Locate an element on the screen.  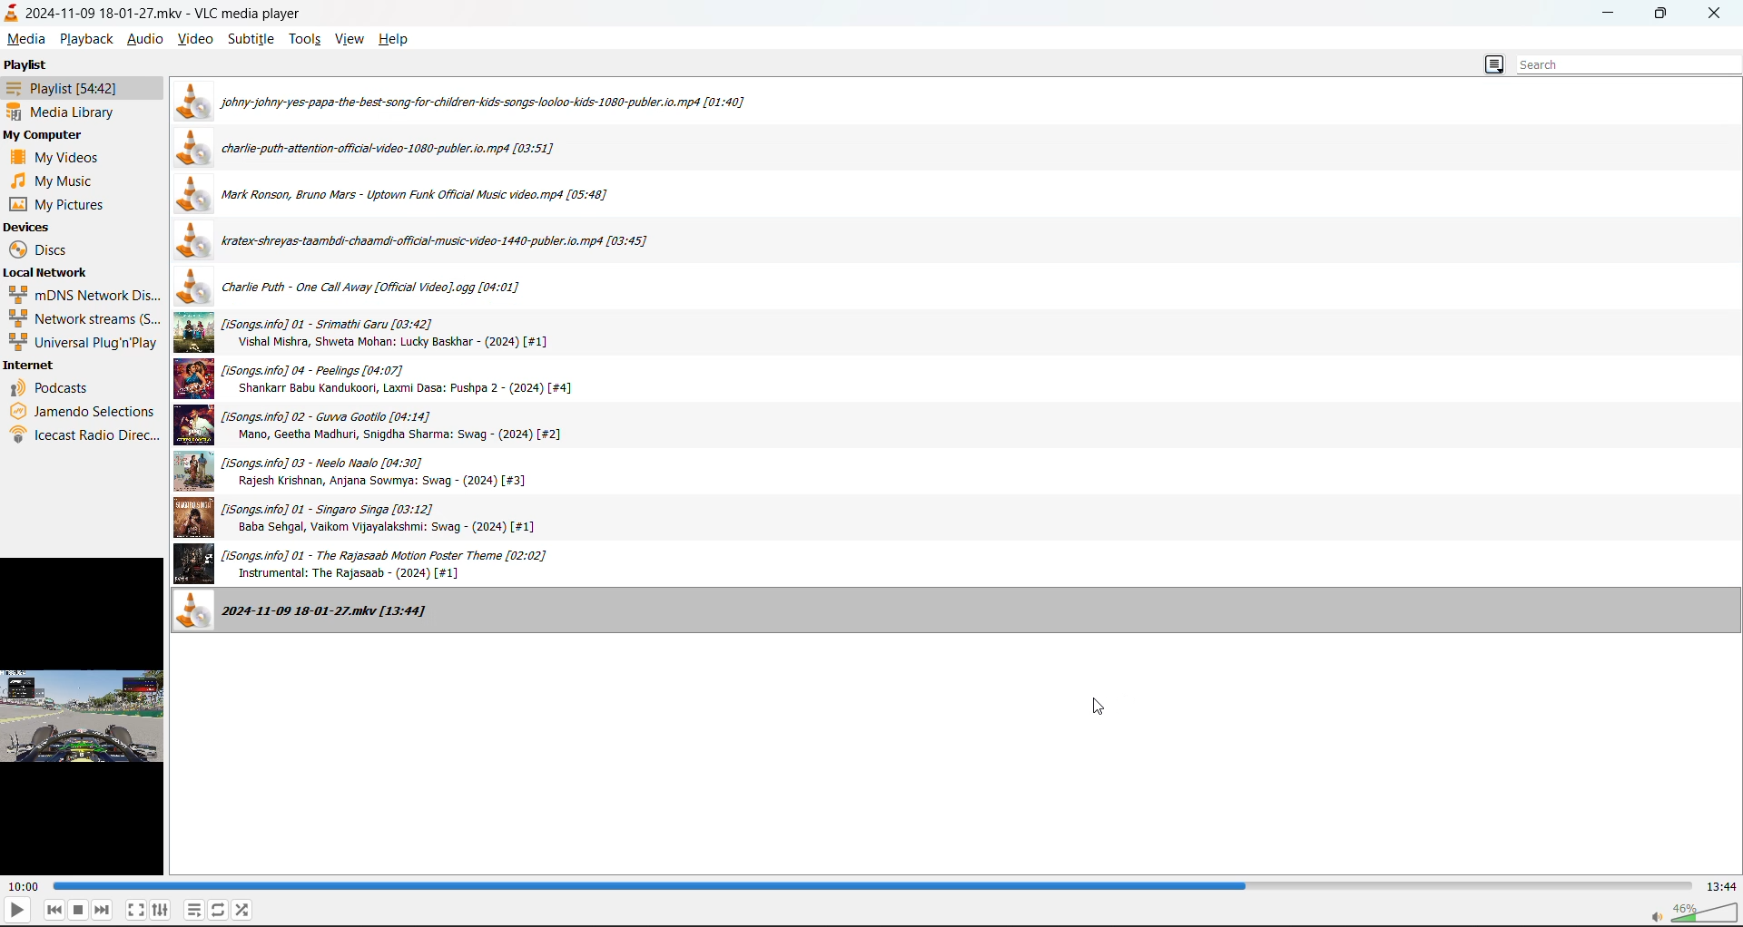
track slider is located at coordinates (874, 886).